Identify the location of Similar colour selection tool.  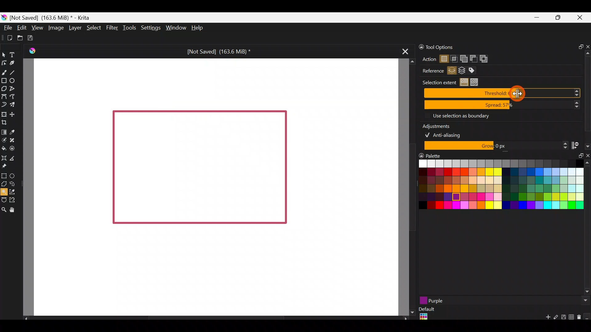
(17, 192).